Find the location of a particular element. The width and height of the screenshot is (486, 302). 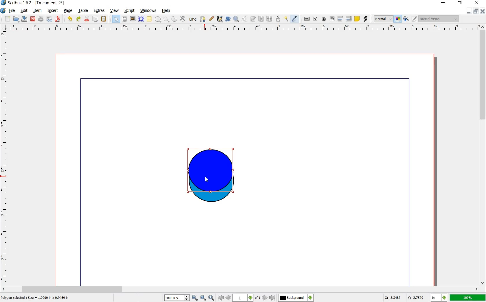

logo is located at coordinates (3, 3).